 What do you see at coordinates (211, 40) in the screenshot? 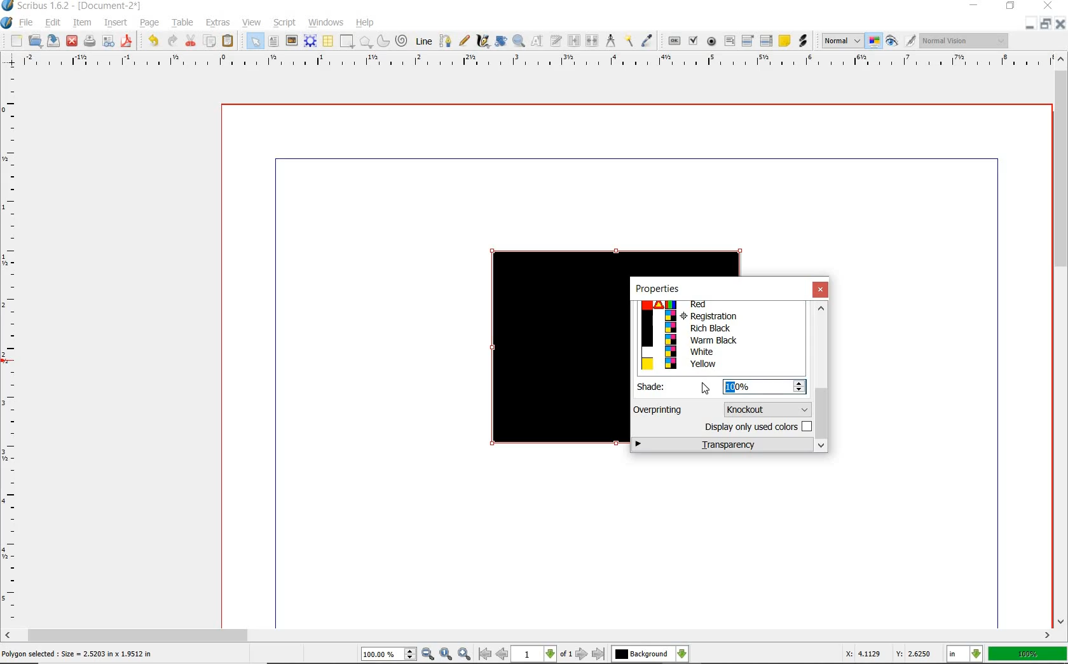
I see `copy` at bounding box center [211, 40].